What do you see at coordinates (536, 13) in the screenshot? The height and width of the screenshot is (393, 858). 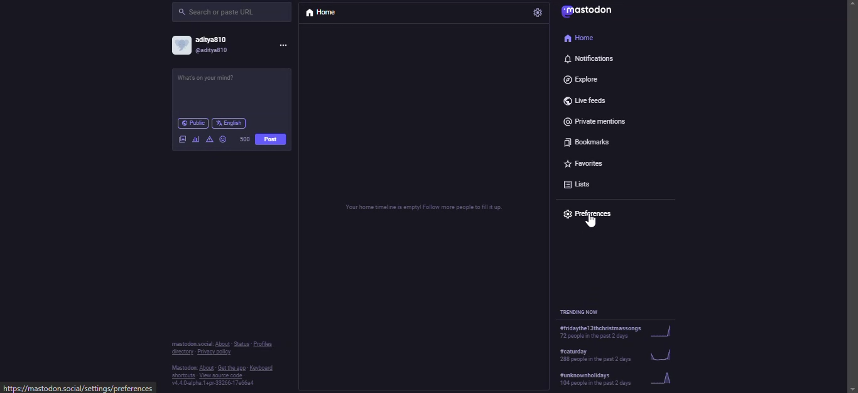 I see `settings` at bounding box center [536, 13].